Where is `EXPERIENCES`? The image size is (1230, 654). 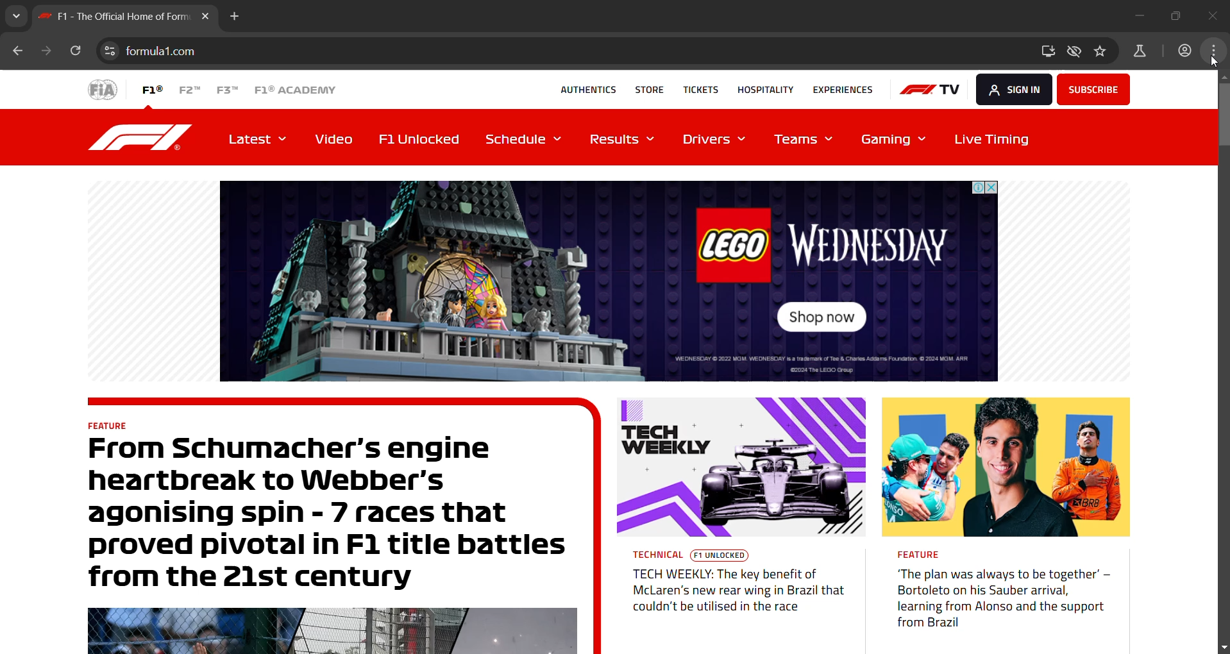 EXPERIENCES is located at coordinates (841, 87).